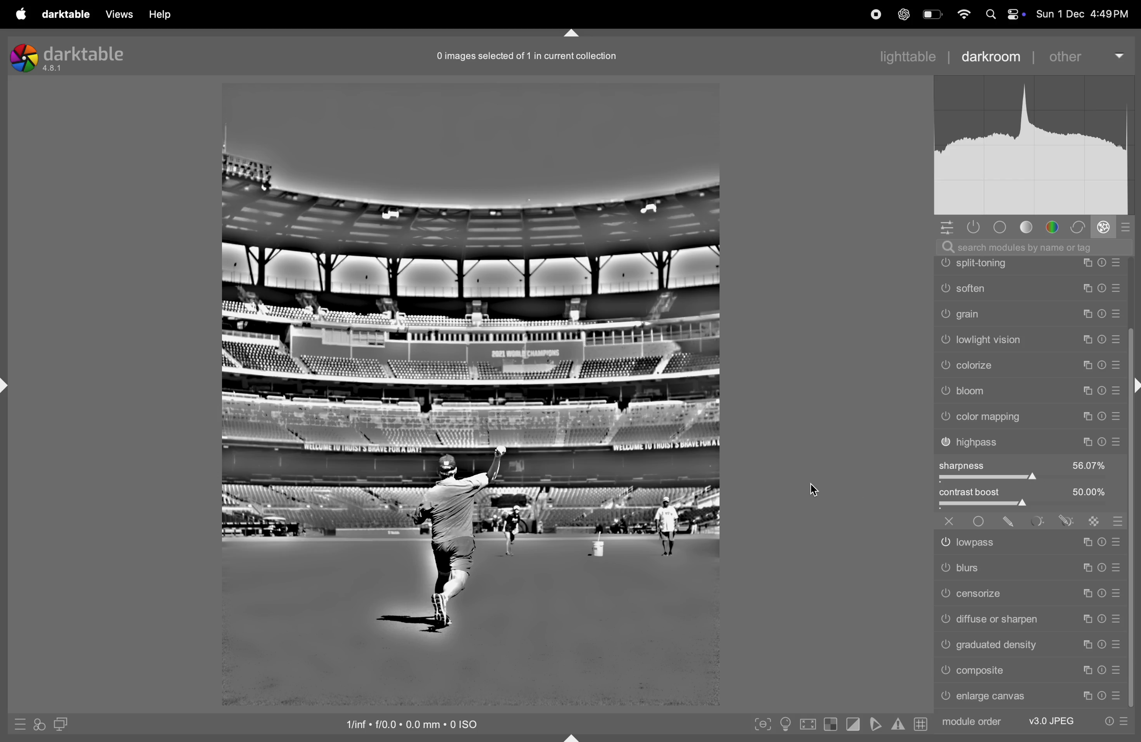 This screenshot has height=742, width=1141. What do you see at coordinates (1116, 721) in the screenshot?
I see `preset options` at bounding box center [1116, 721].